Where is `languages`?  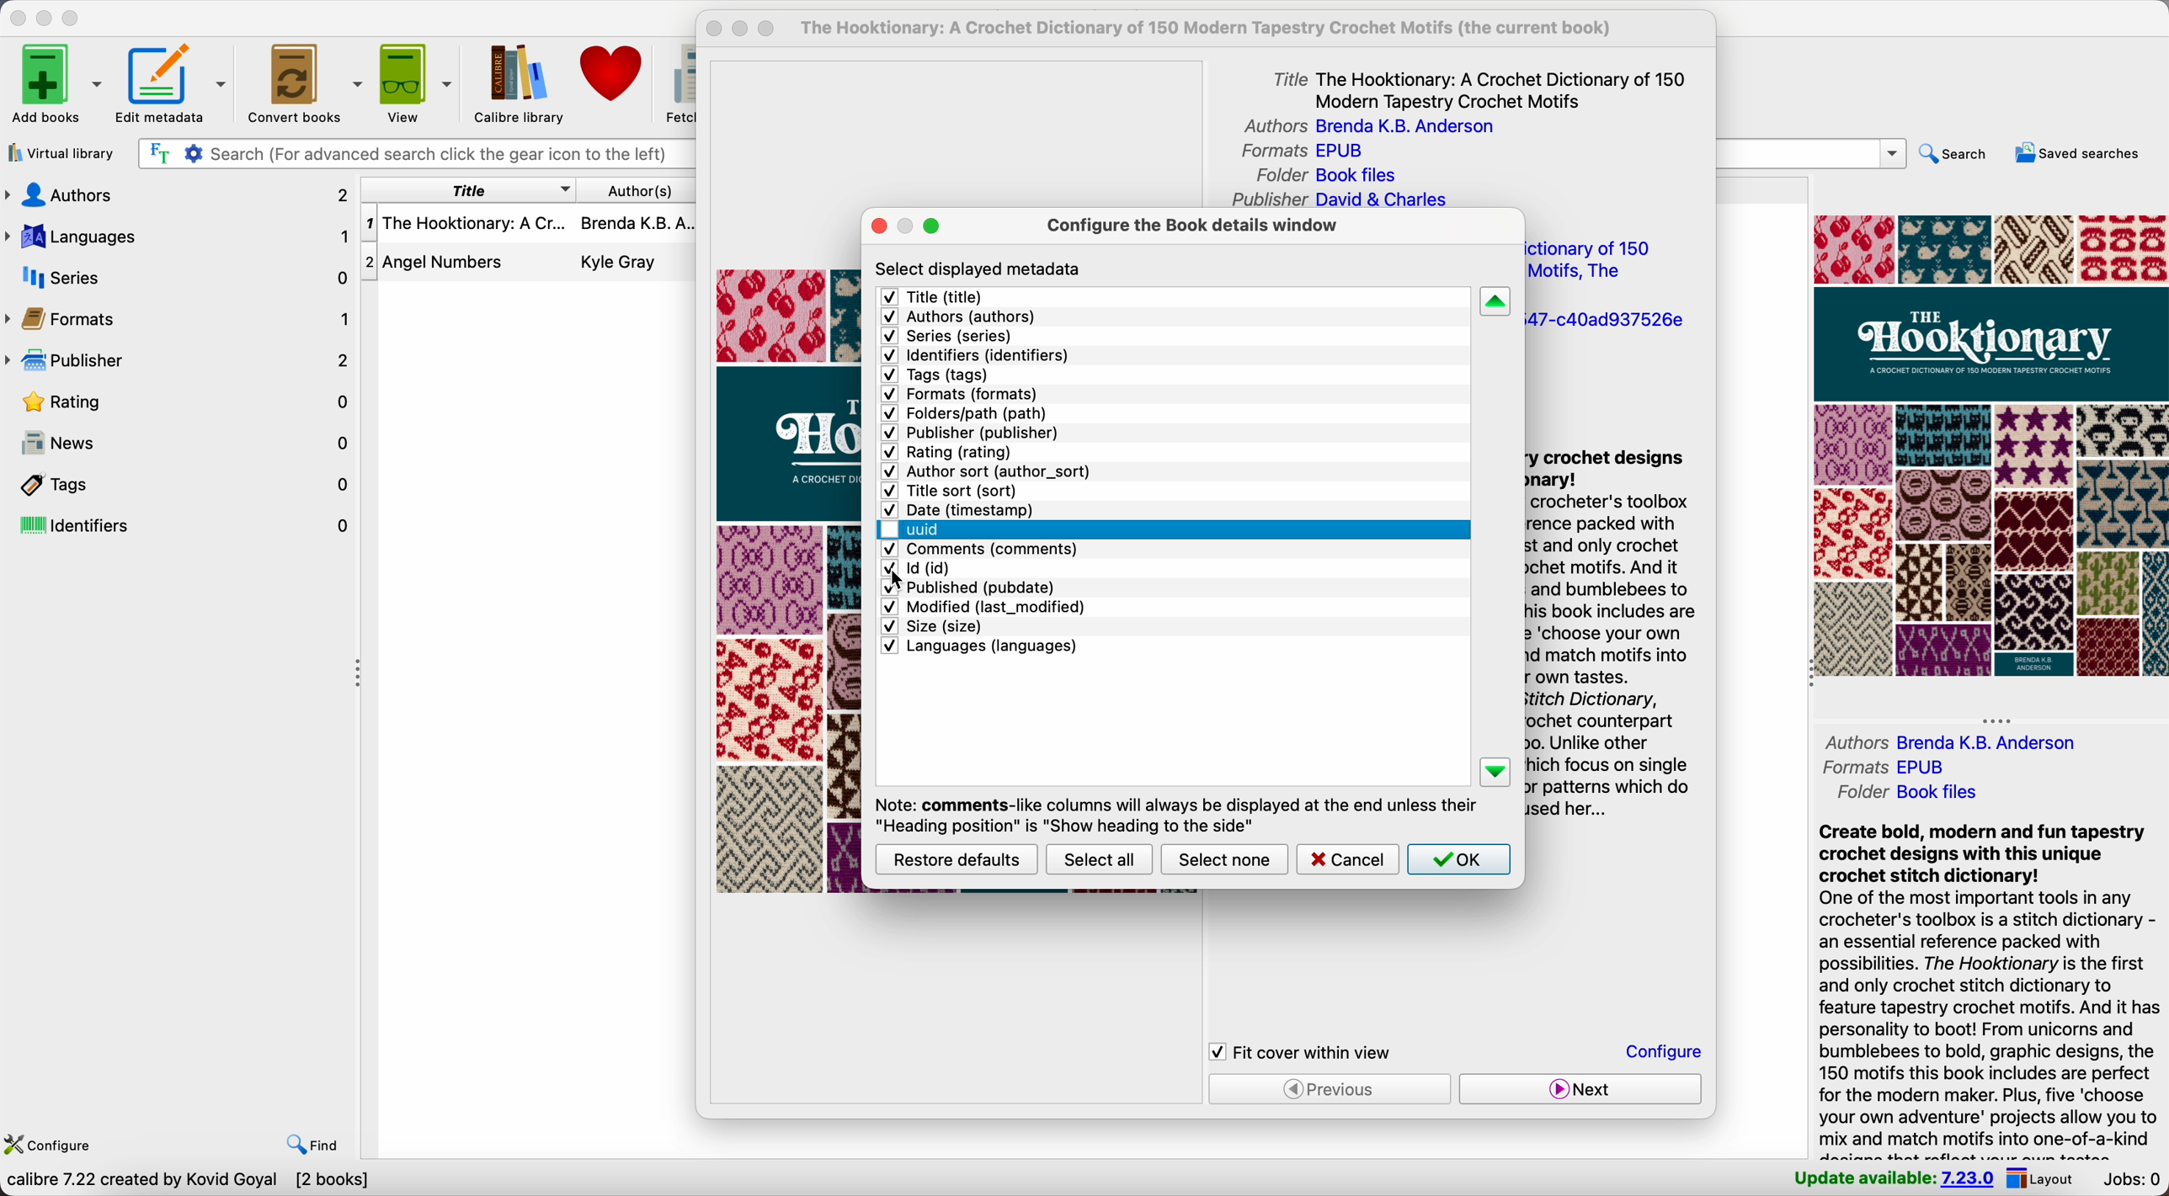 languages is located at coordinates (979, 649).